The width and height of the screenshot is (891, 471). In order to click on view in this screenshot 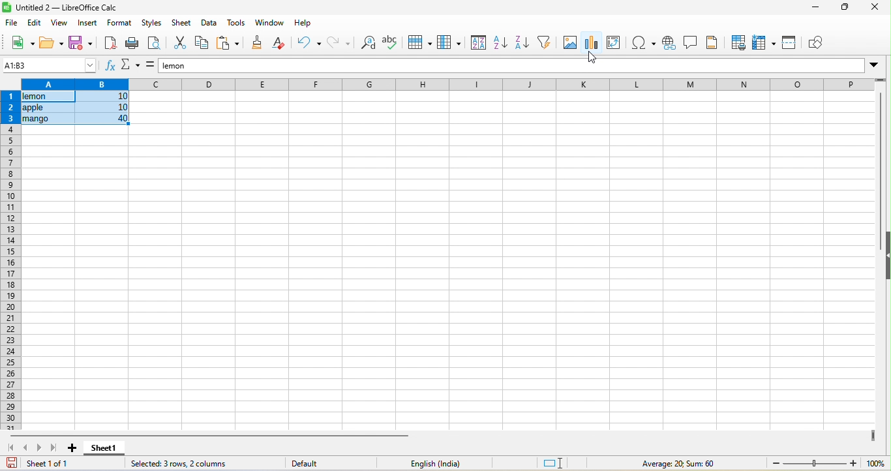, I will do `click(61, 24)`.